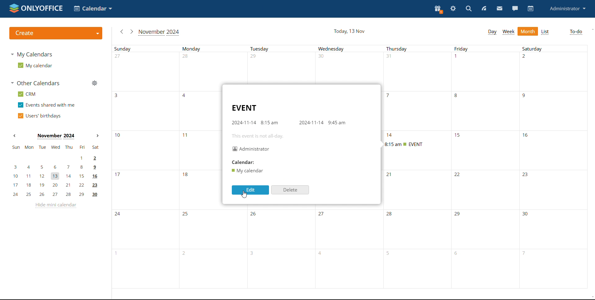 The height and width of the screenshot is (300, 595). I want to click on create, so click(55, 34).